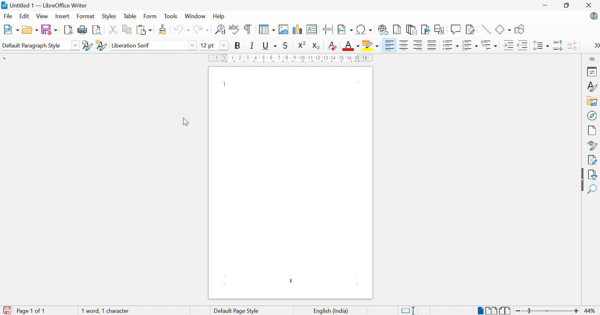 Image resolution: width=600 pixels, height=315 pixels. Describe the element at coordinates (593, 58) in the screenshot. I see `Sidebar settings` at that location.